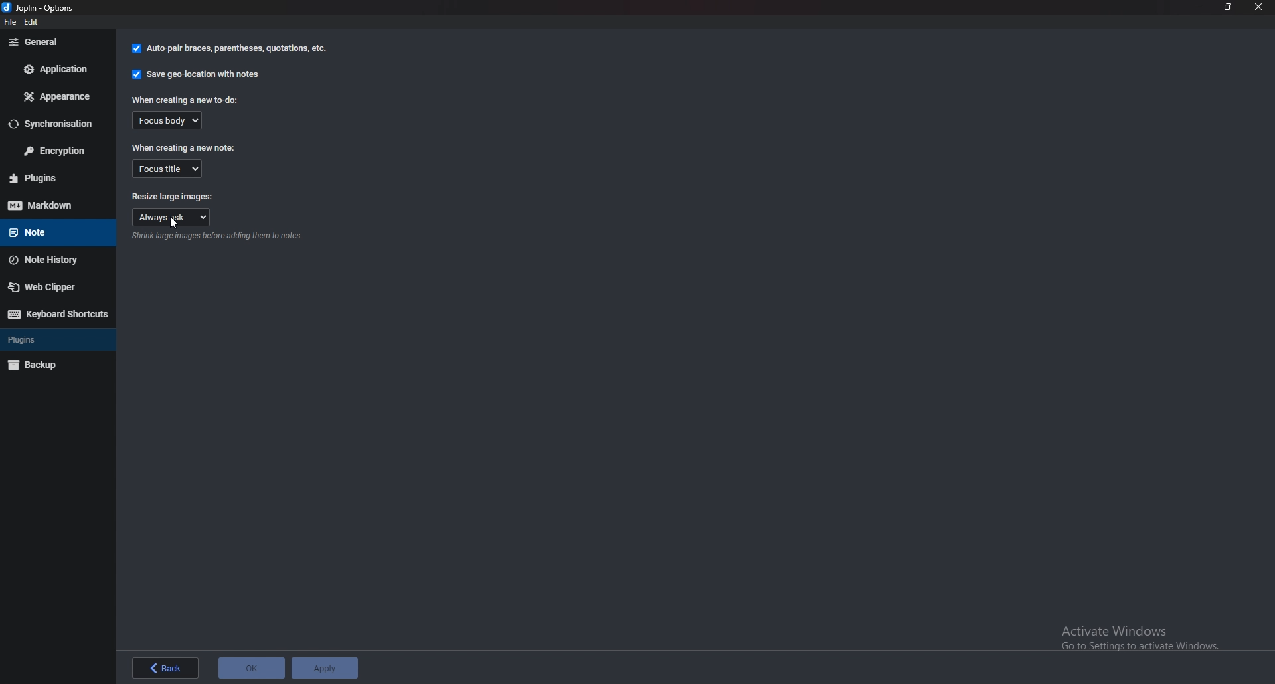  What do you see at coordinates (58, 95) in the screenshot?
I see `Appearance` at bounding box center [58, 95].